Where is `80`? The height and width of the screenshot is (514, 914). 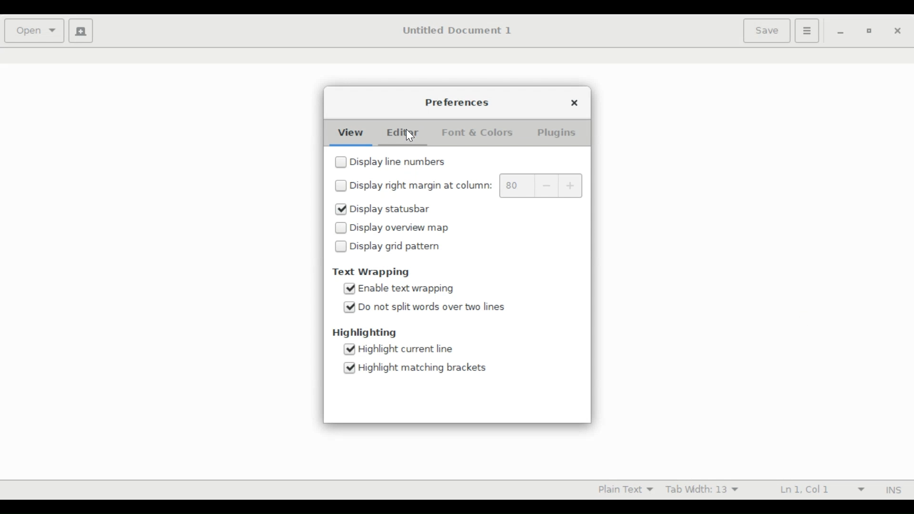 80 is located at coordinates (510, 186).